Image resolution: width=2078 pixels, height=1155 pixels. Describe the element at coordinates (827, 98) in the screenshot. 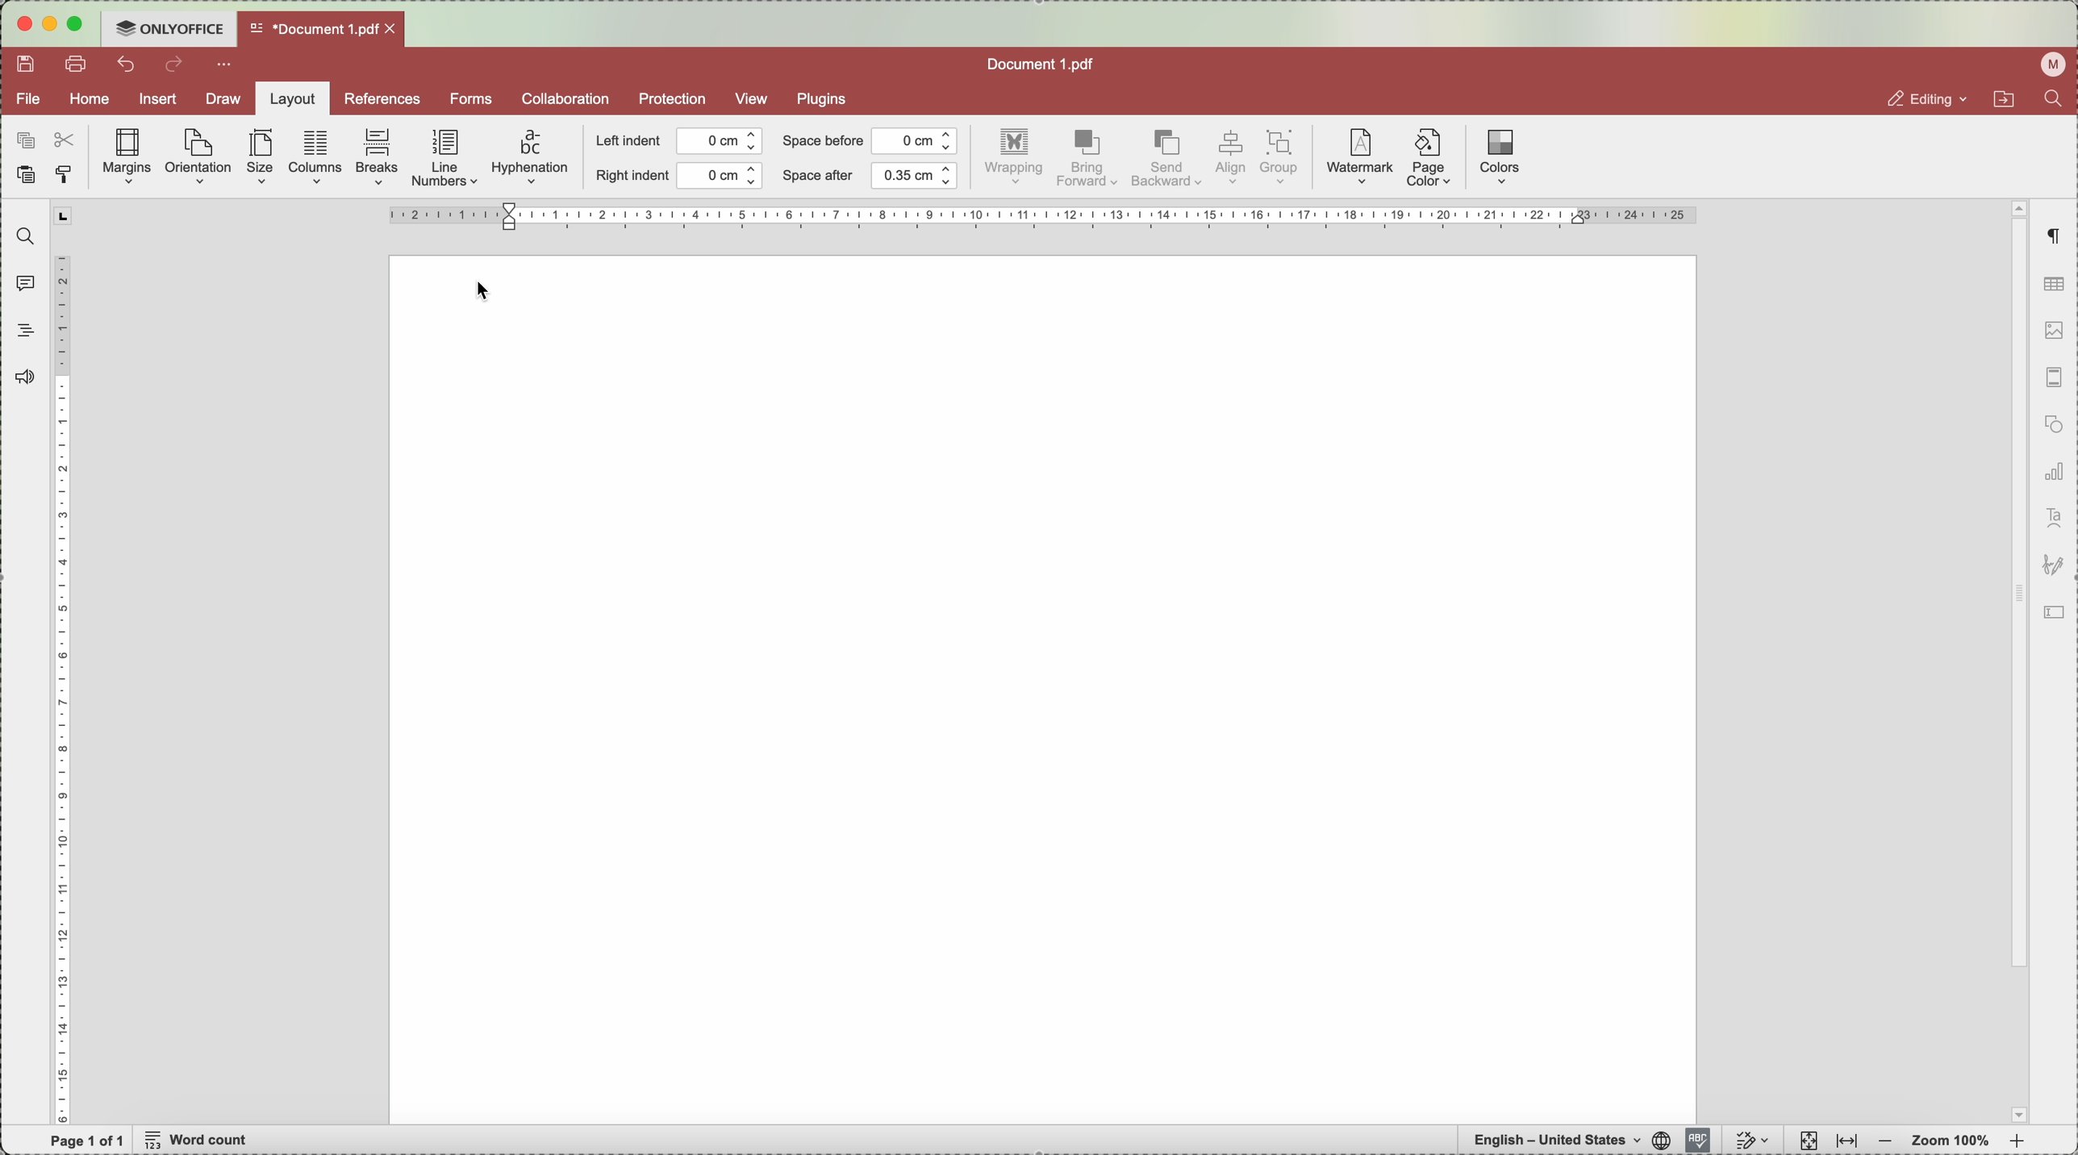

I see `plugins` at that location.